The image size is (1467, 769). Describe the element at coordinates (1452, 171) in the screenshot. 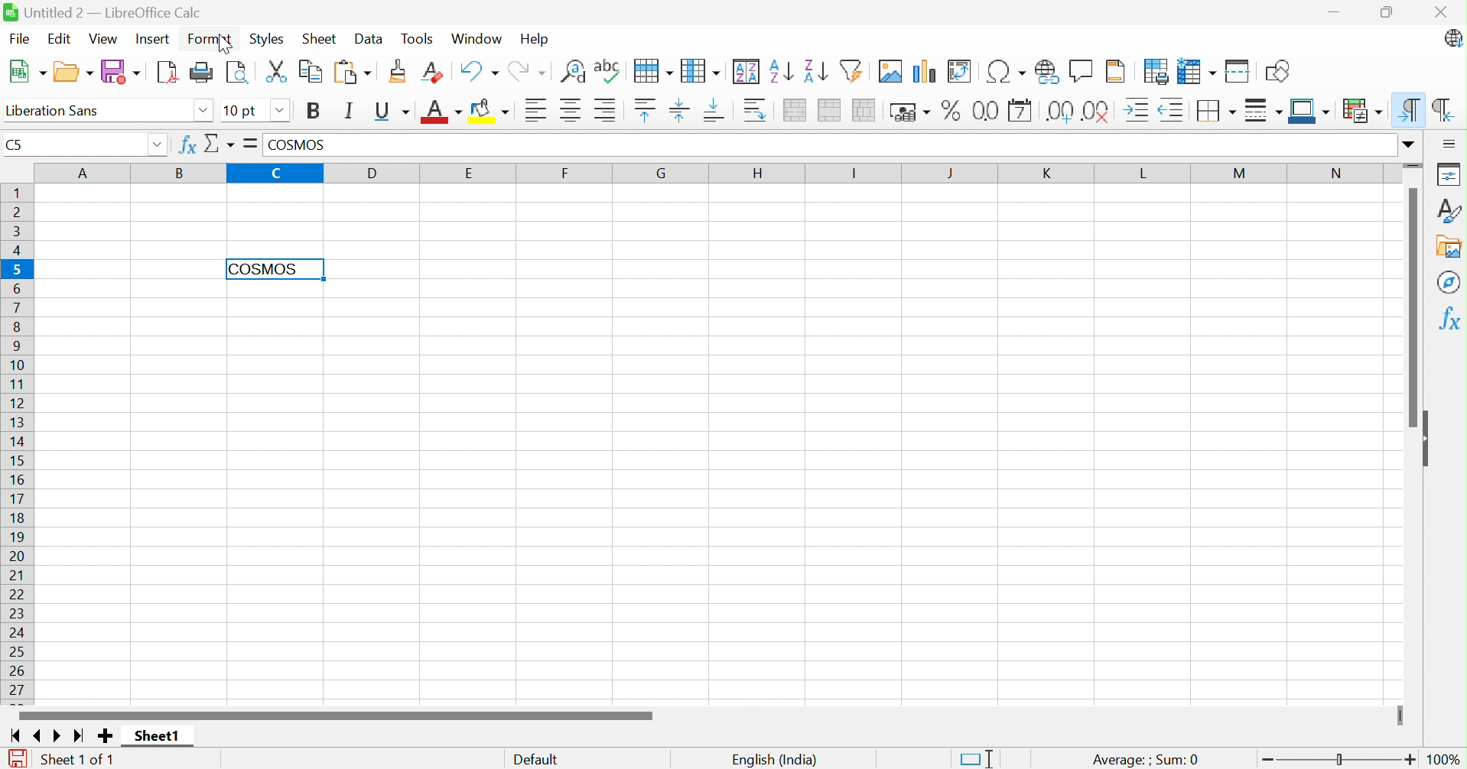

I see `Properties` at that location.